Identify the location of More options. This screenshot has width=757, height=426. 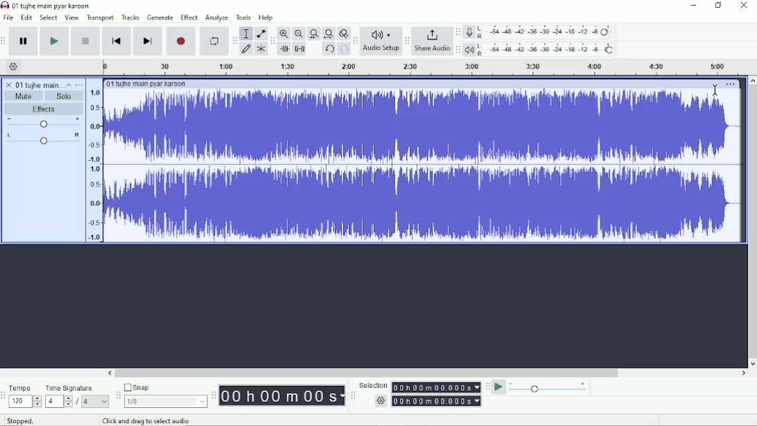
(731, 84).